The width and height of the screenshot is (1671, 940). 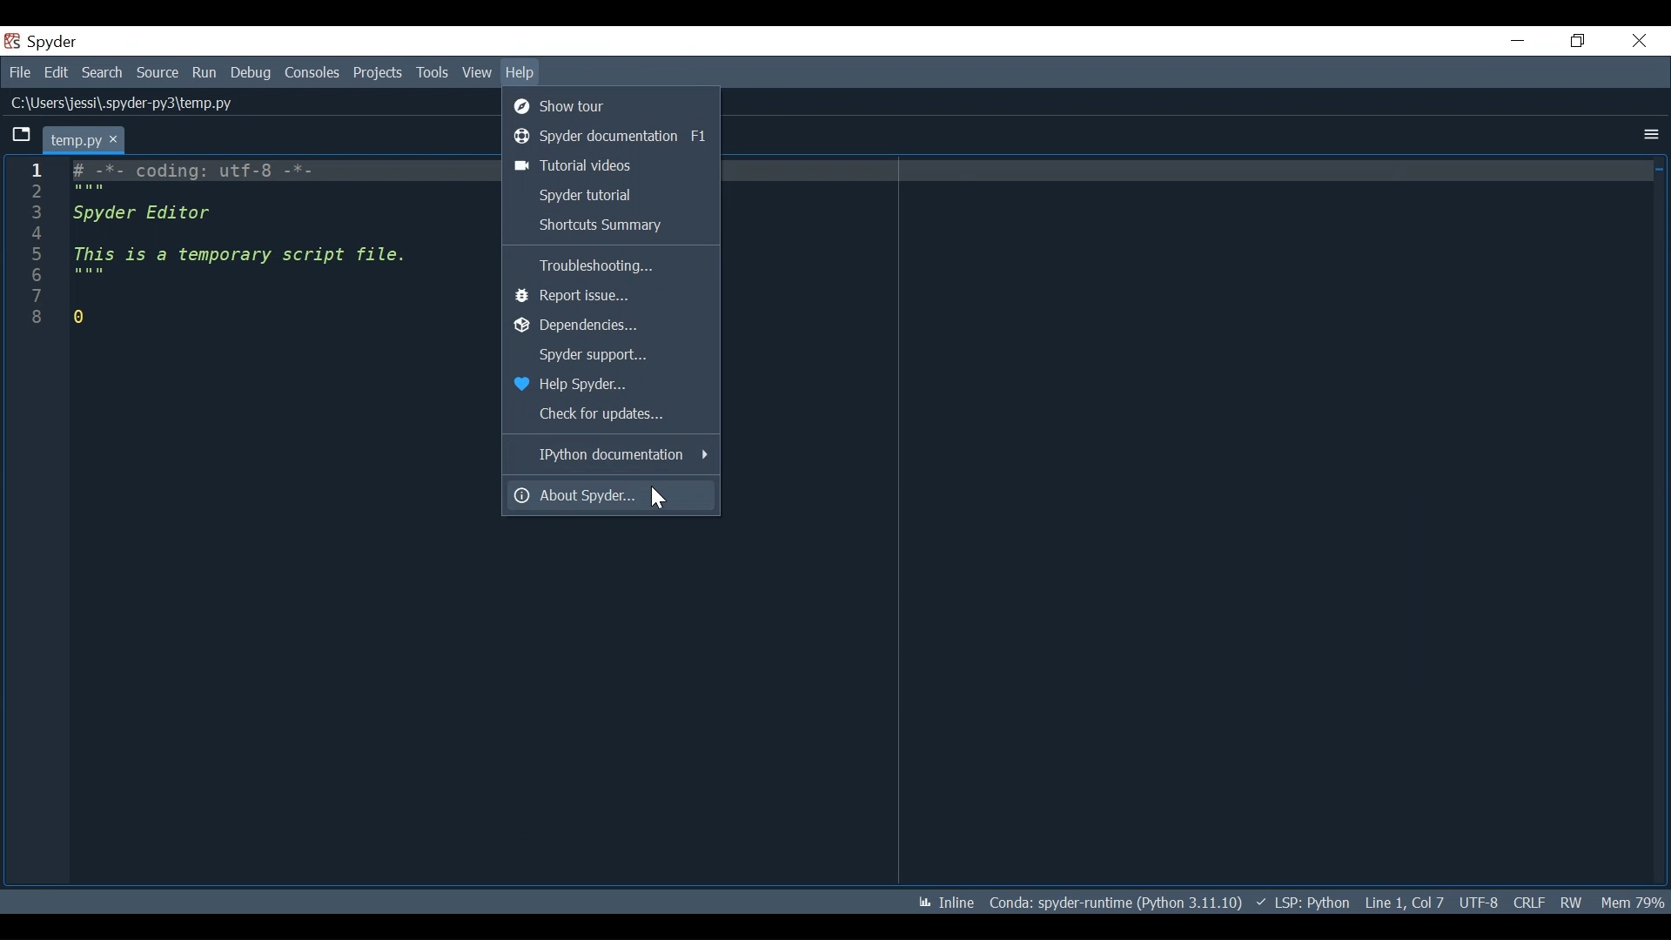 What do you see at coordinates (311, 73) in the screenshot?
I see `Consoles` at bounding box center [311, 73].